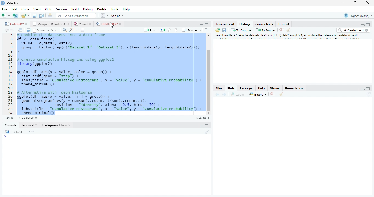 The height and width of the screenshot is (197, 374). Describe the element at coordinates (293, 88) in the screenshot. I see `Prsentation` at that location.